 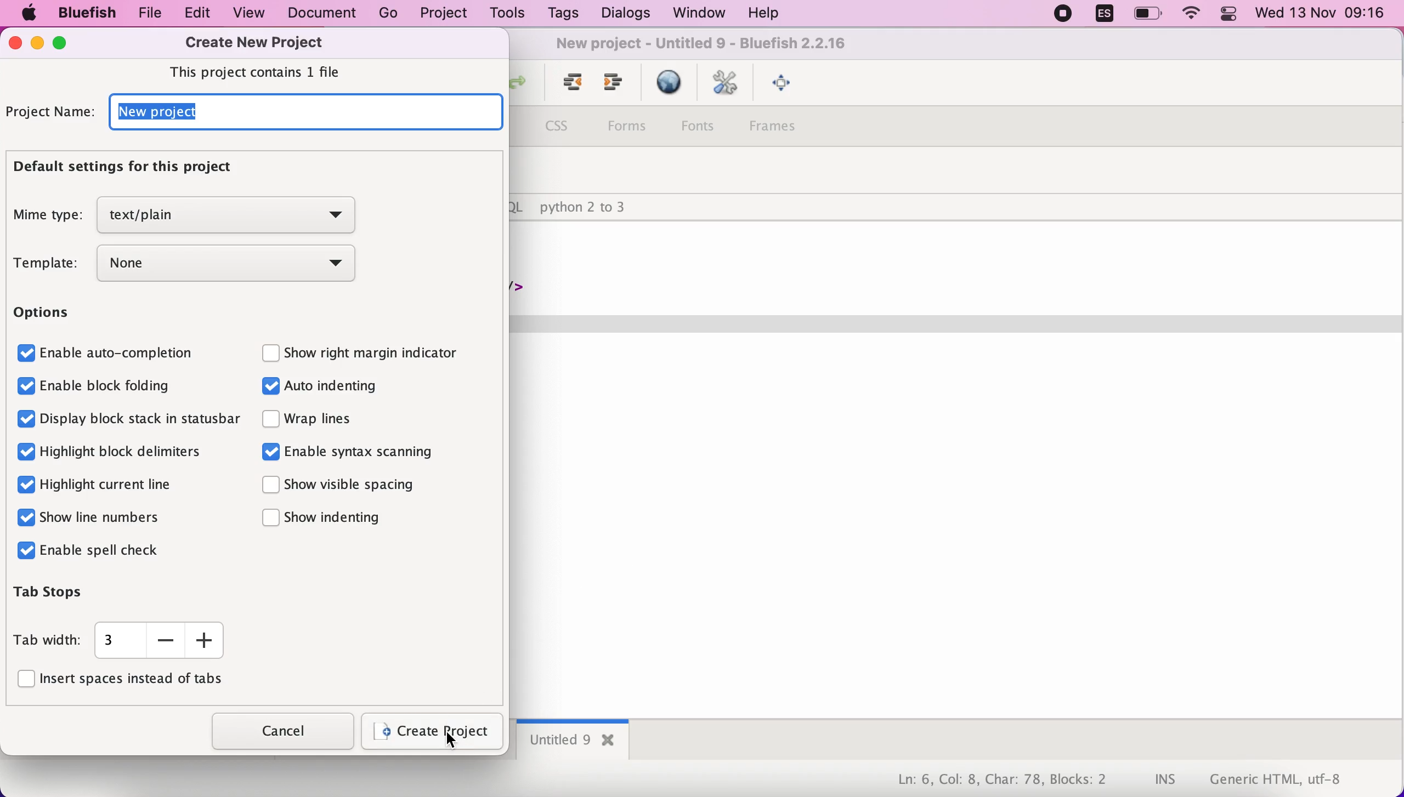 I want to click on forms, so click(x=627, y=127).